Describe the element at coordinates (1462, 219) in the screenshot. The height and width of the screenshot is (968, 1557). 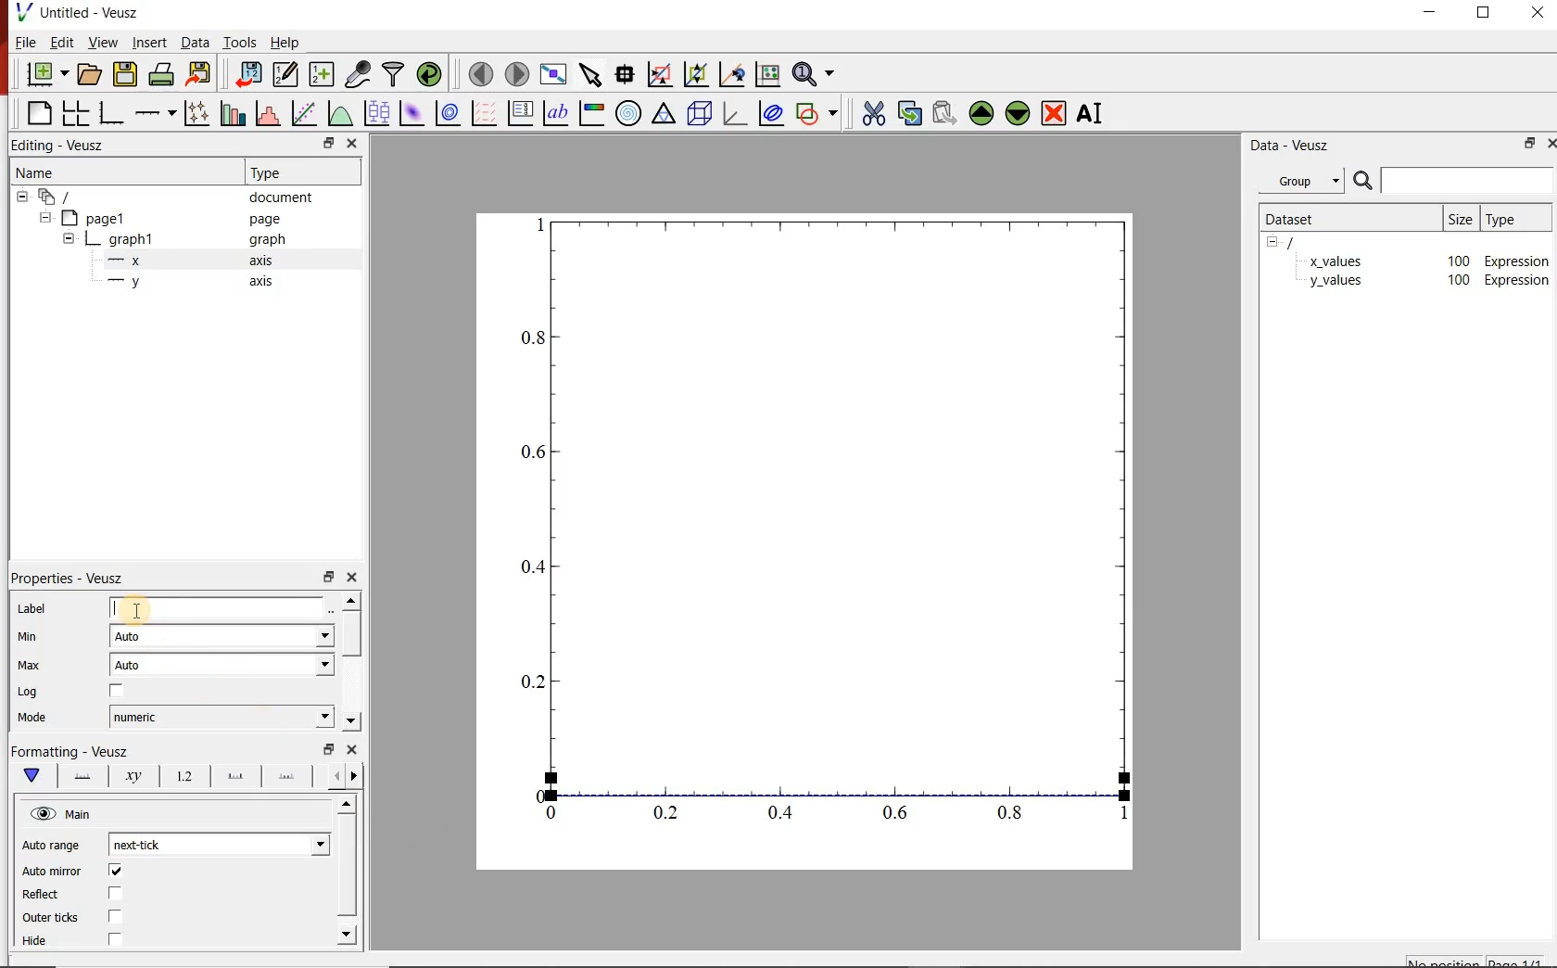
I see `size ` at that location.